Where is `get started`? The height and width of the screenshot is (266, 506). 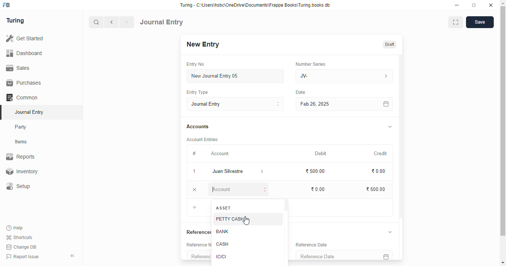
get started is located at coordinates (25, 38).